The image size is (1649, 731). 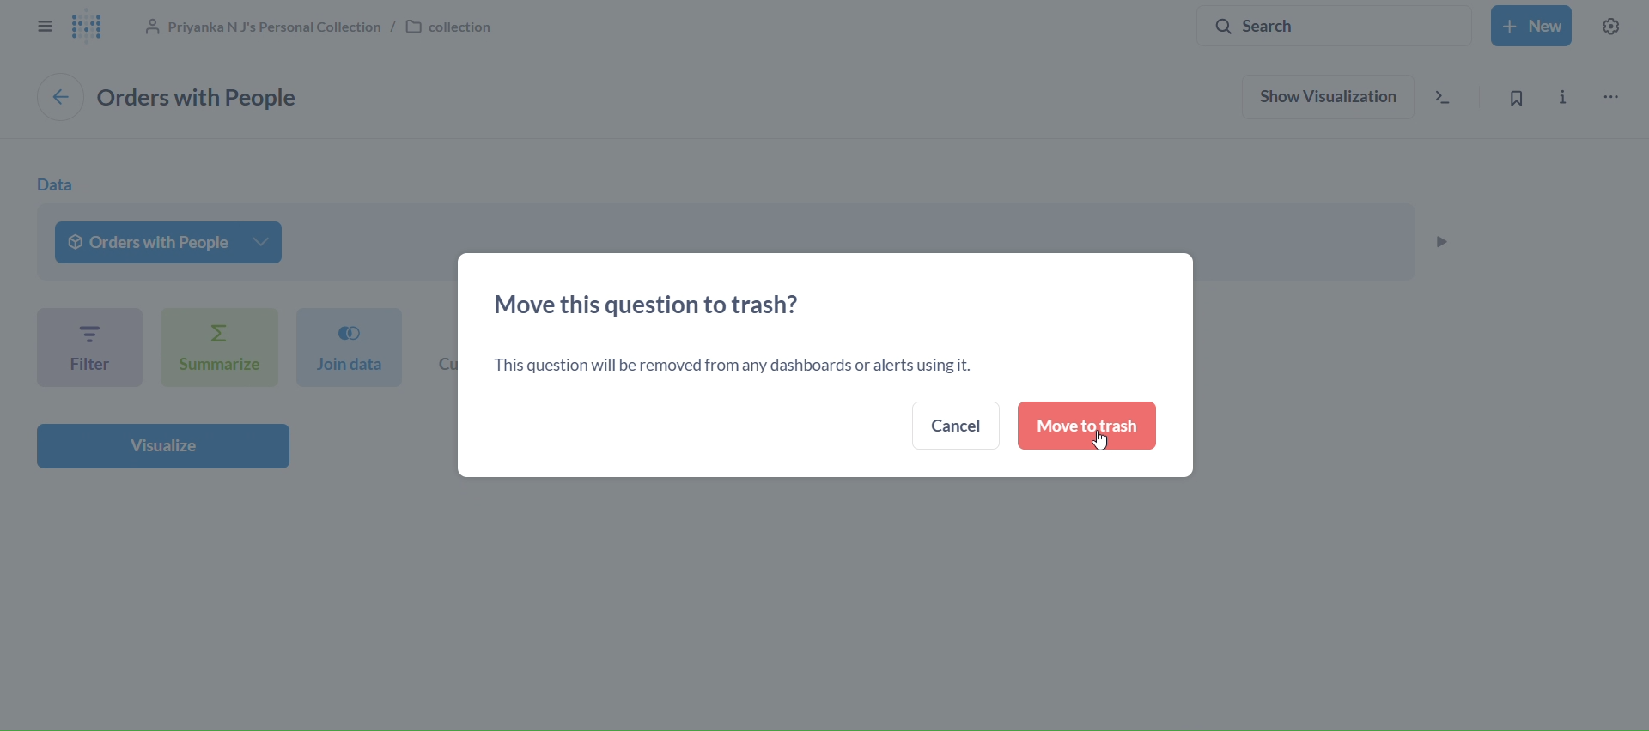 What do you see at coordinates (1534, 25) in the screenshot?
I see `New` at bounding box center [1534, 25].